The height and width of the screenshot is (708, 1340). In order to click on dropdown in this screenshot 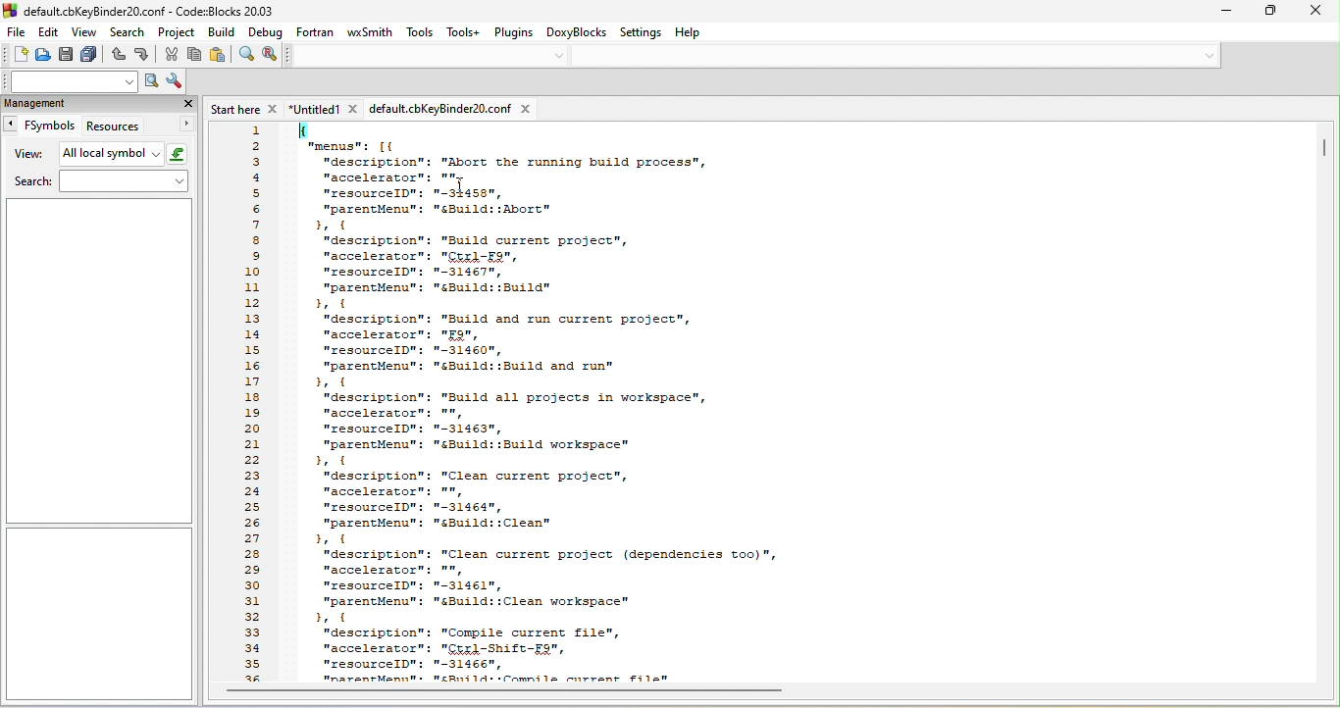, I will do `click(559, 56)`.